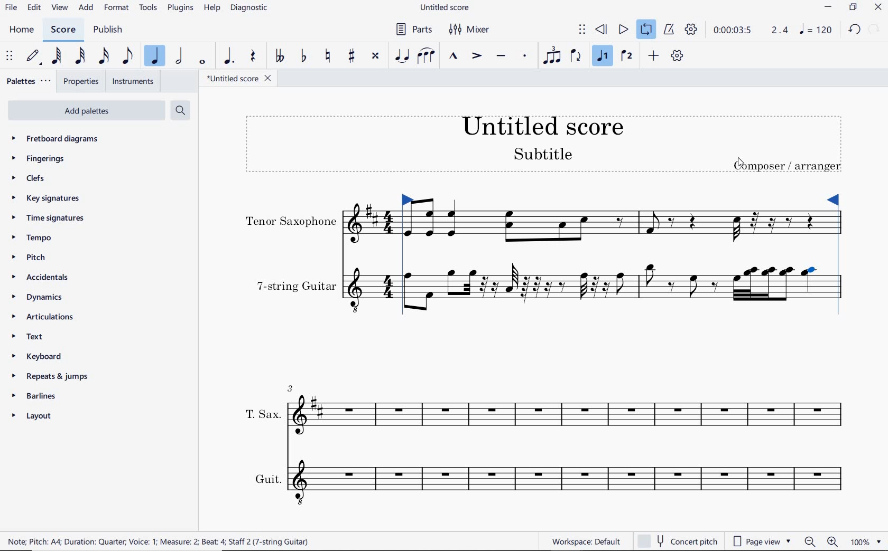  Describe the element at coordinates (62, 30) in the screenshot. I see `SCORE` at that location.